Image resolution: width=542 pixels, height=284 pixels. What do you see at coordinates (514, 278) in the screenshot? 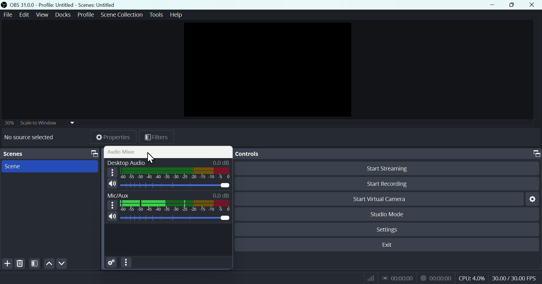
I see `Frame Per Second` at bounding box center [514, 278].